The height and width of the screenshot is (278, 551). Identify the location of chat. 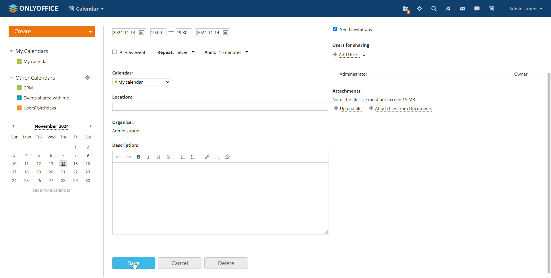
(477, 8).